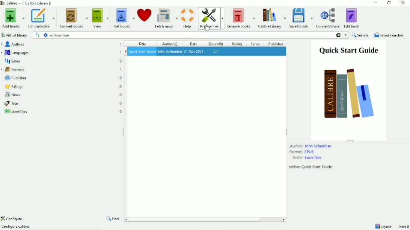 This screenshot has width=410, height=230. I want to click on Convert books, so click(74, 18).